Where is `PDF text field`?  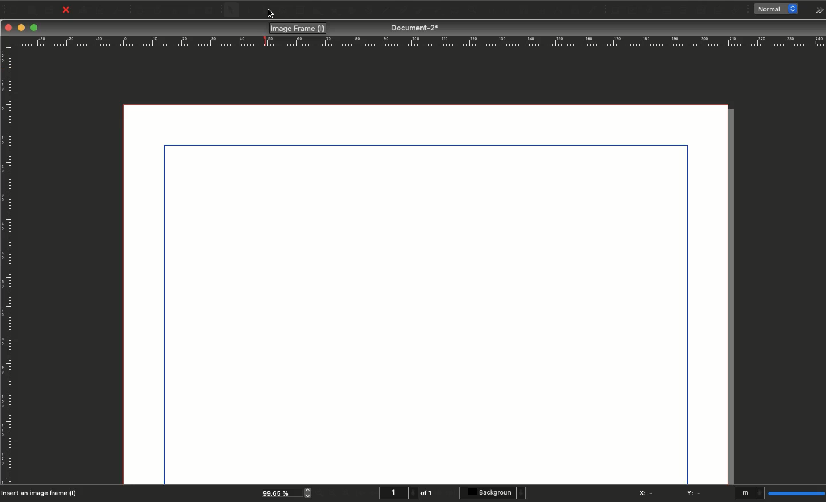 PDF text field is located at coordinates (666, 10).